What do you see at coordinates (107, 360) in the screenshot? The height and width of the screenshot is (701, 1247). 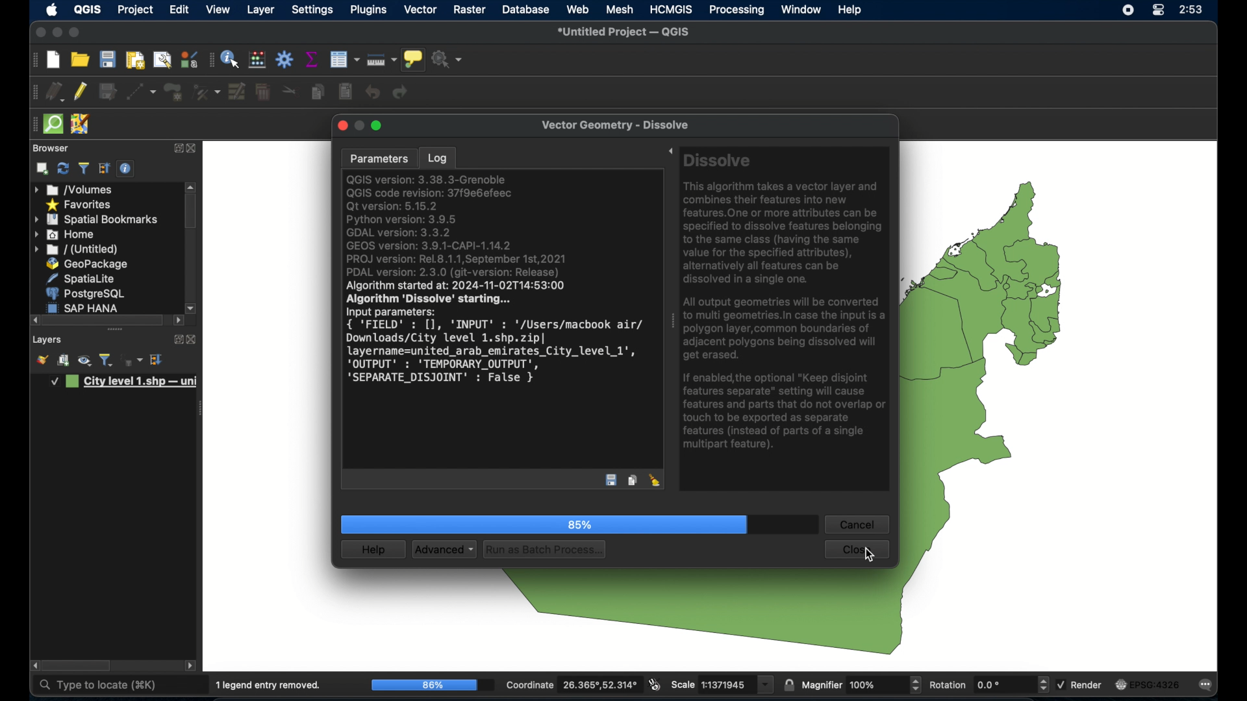 I see `filter legend` at bounding box center [107, 360].